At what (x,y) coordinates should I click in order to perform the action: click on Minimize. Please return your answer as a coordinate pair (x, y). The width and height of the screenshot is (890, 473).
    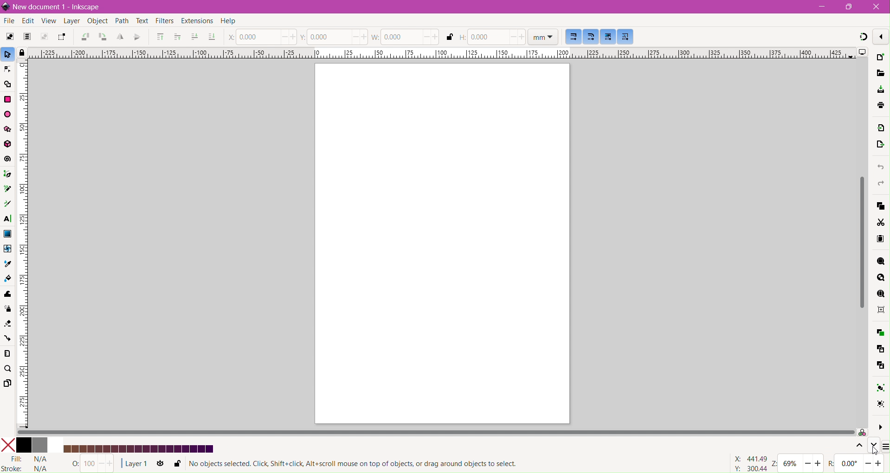
    Looking at the image, I should click on (822, 6).